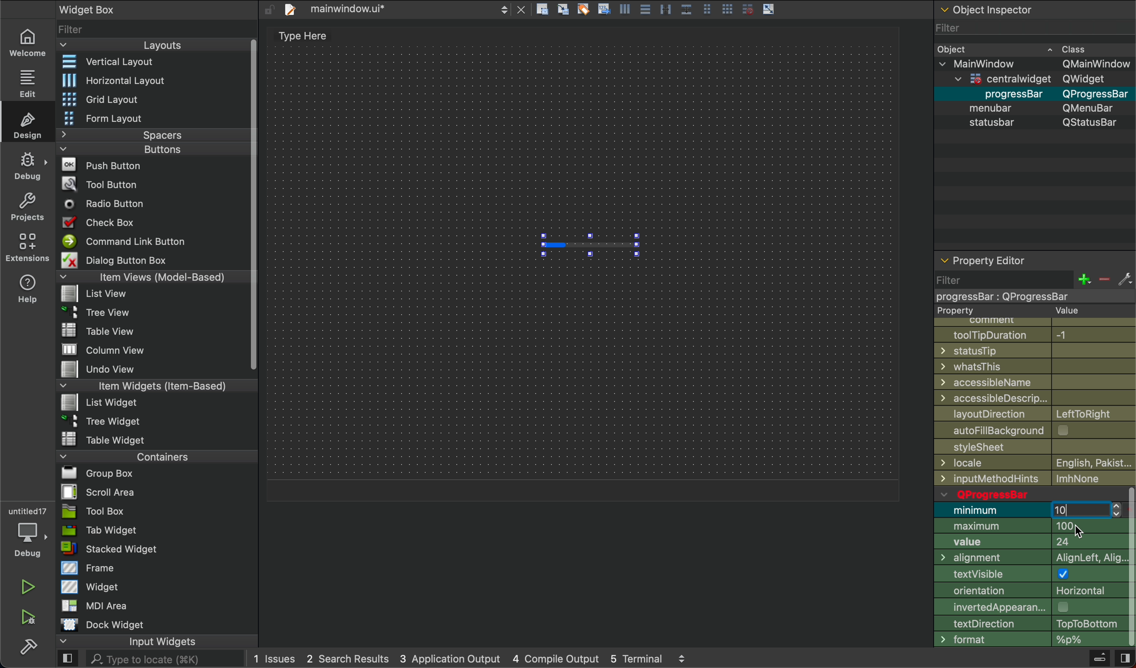 The width and height of the screenshot is (1136, 668). Describe the element at coordinates (105, 164) in the screenshot. I see `Push Button` at that location.